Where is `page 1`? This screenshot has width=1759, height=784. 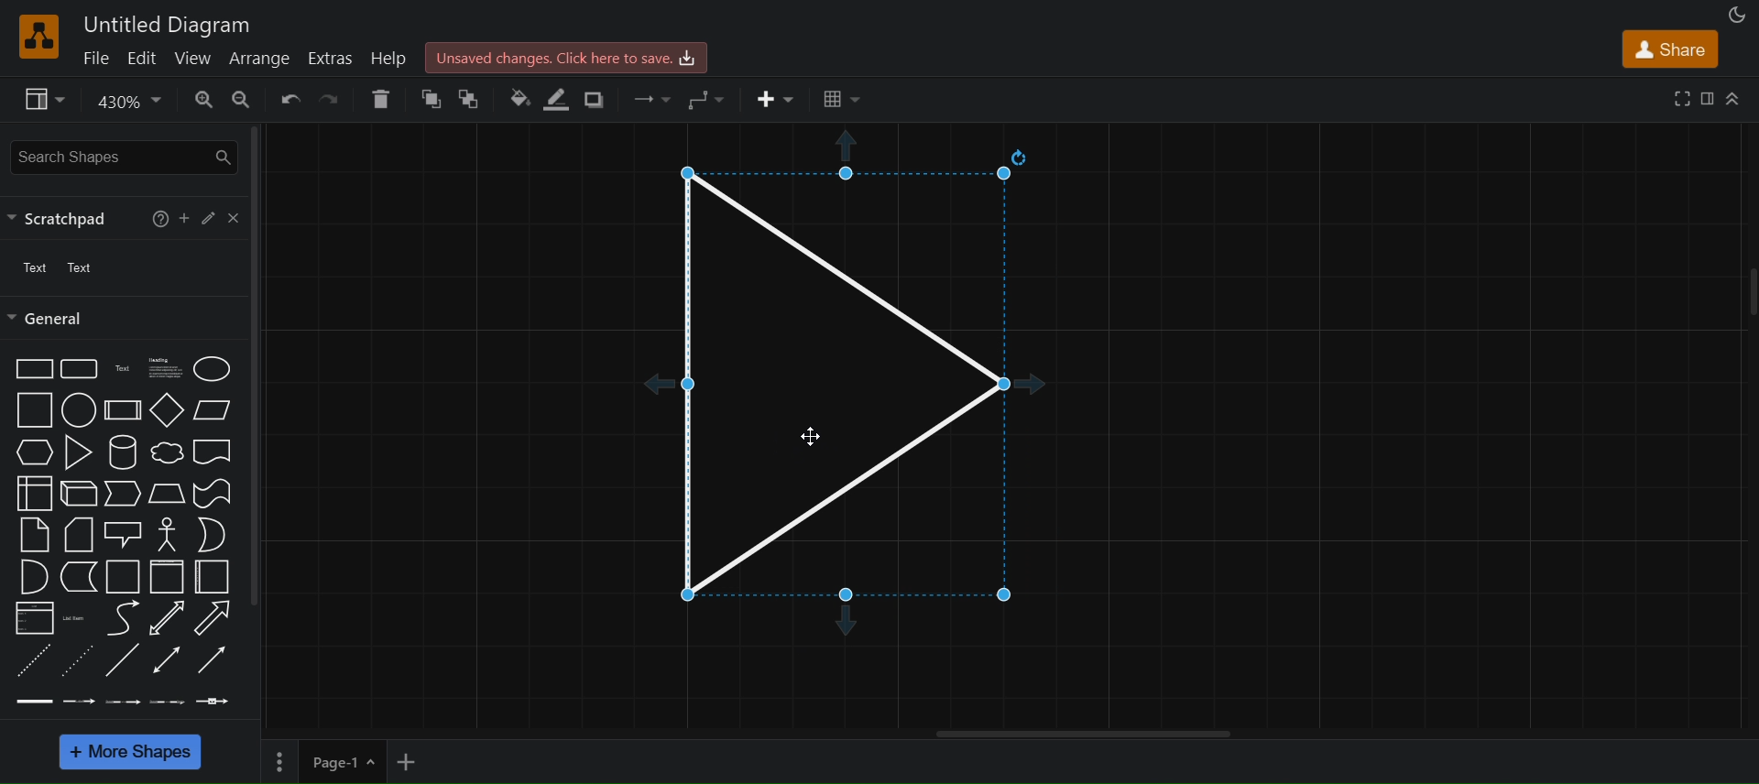
page 1 is located at coordinates (348, 760).